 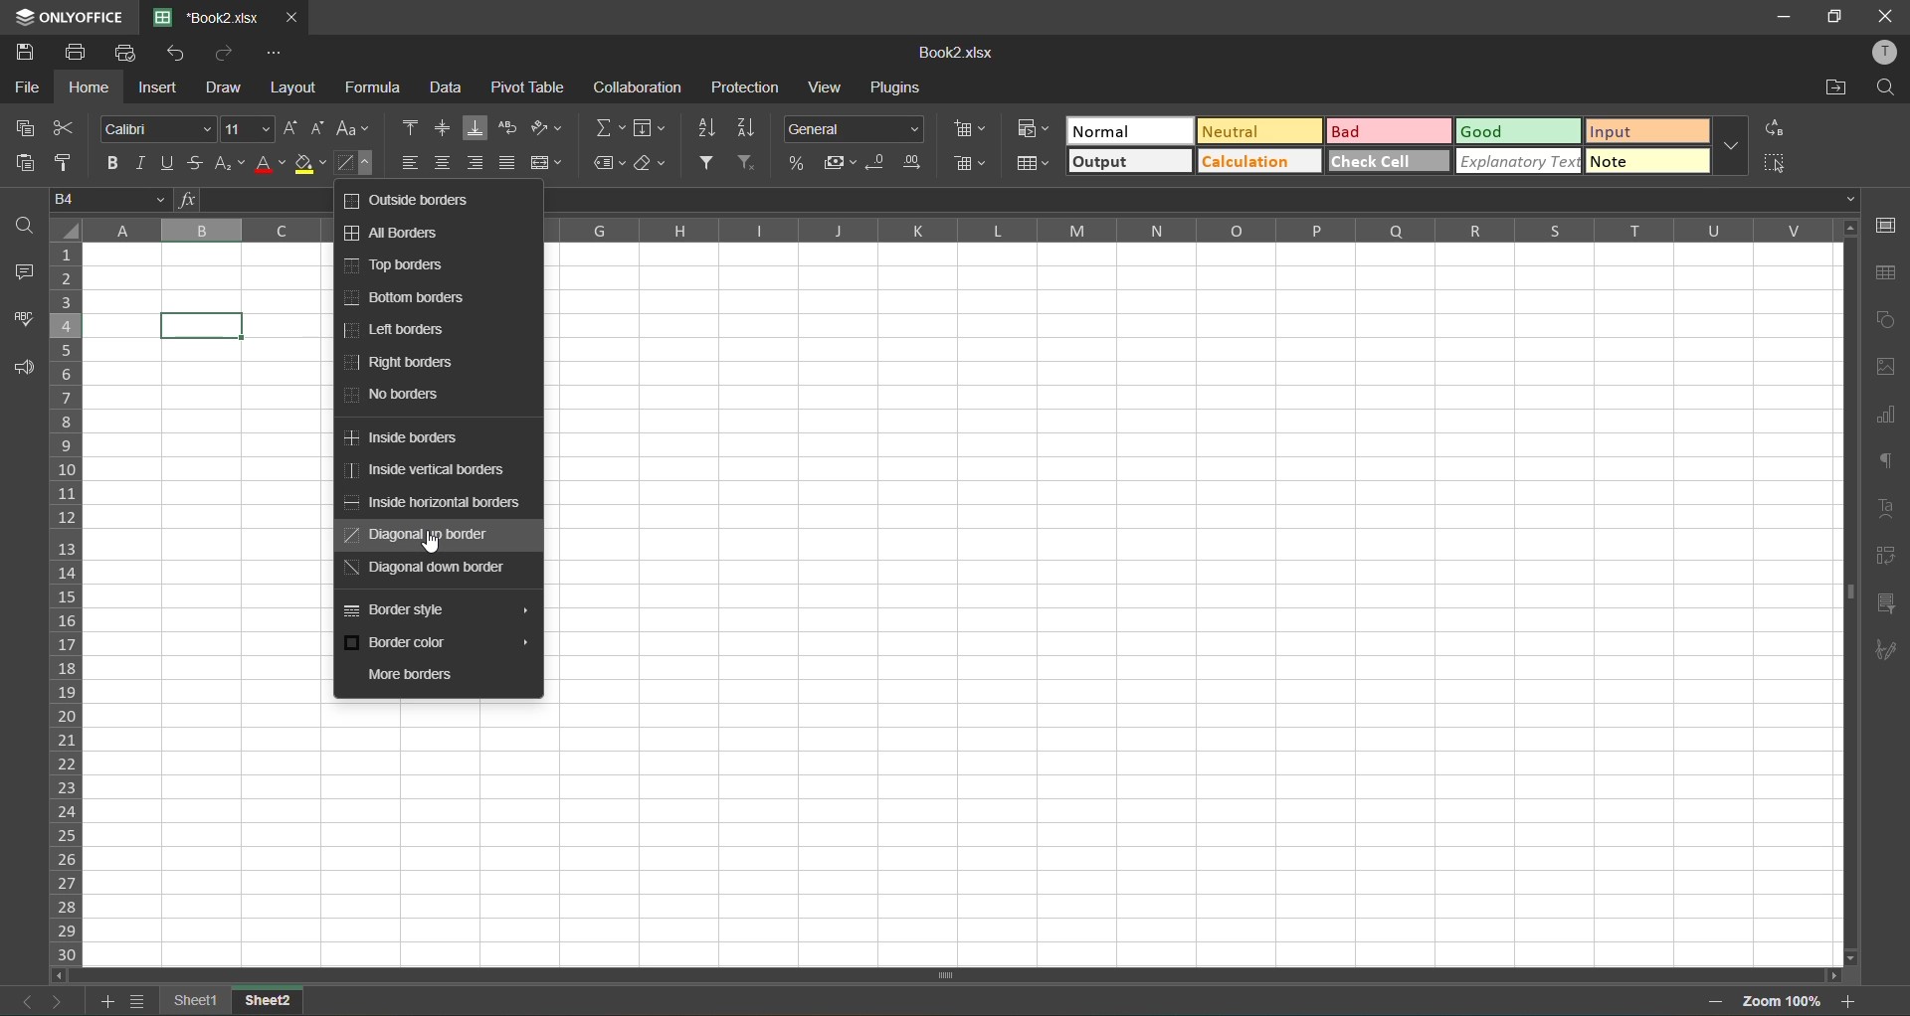 What do you see at coordinates (1890, 461) in the screenshot?
I see `paragraph` at bounding box center [1890, 461].